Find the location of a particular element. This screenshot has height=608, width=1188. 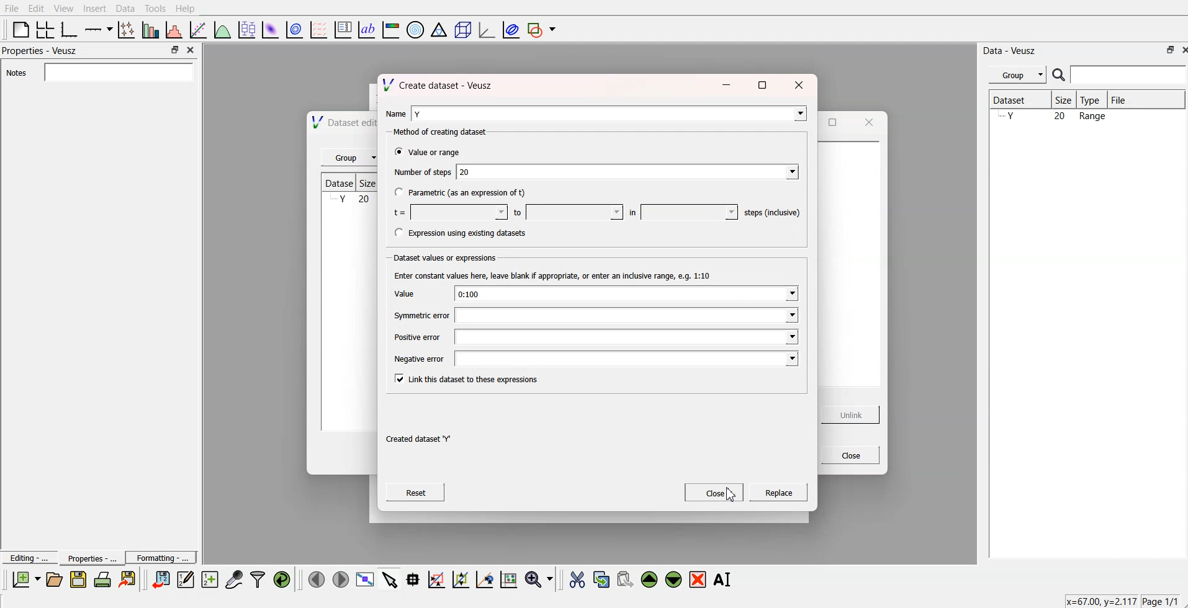

click to draw rectangle is located at coordinates (437, 578).